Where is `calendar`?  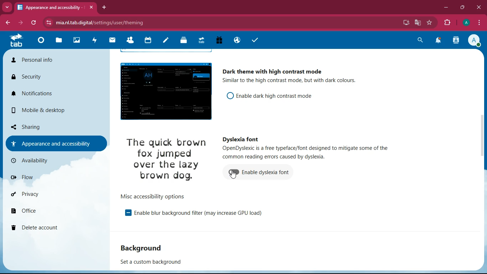
calendar is located at coordinates (149, 40).